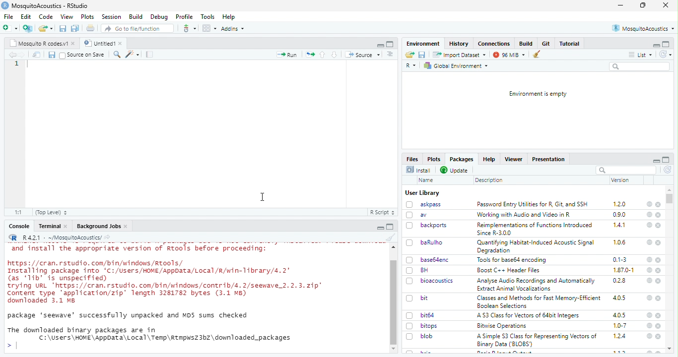 Image resolution: width=678 pixels, height=357 pixels. What do you see at coordinates (570, 44) in the screenshot?
I see `Tutorial` at bounding box center [570, 44].